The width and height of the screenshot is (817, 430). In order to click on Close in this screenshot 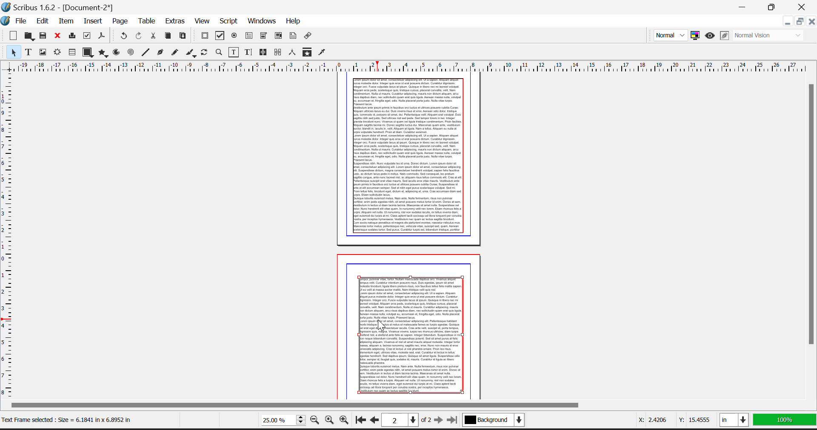, I will do `click(803, 6)`.